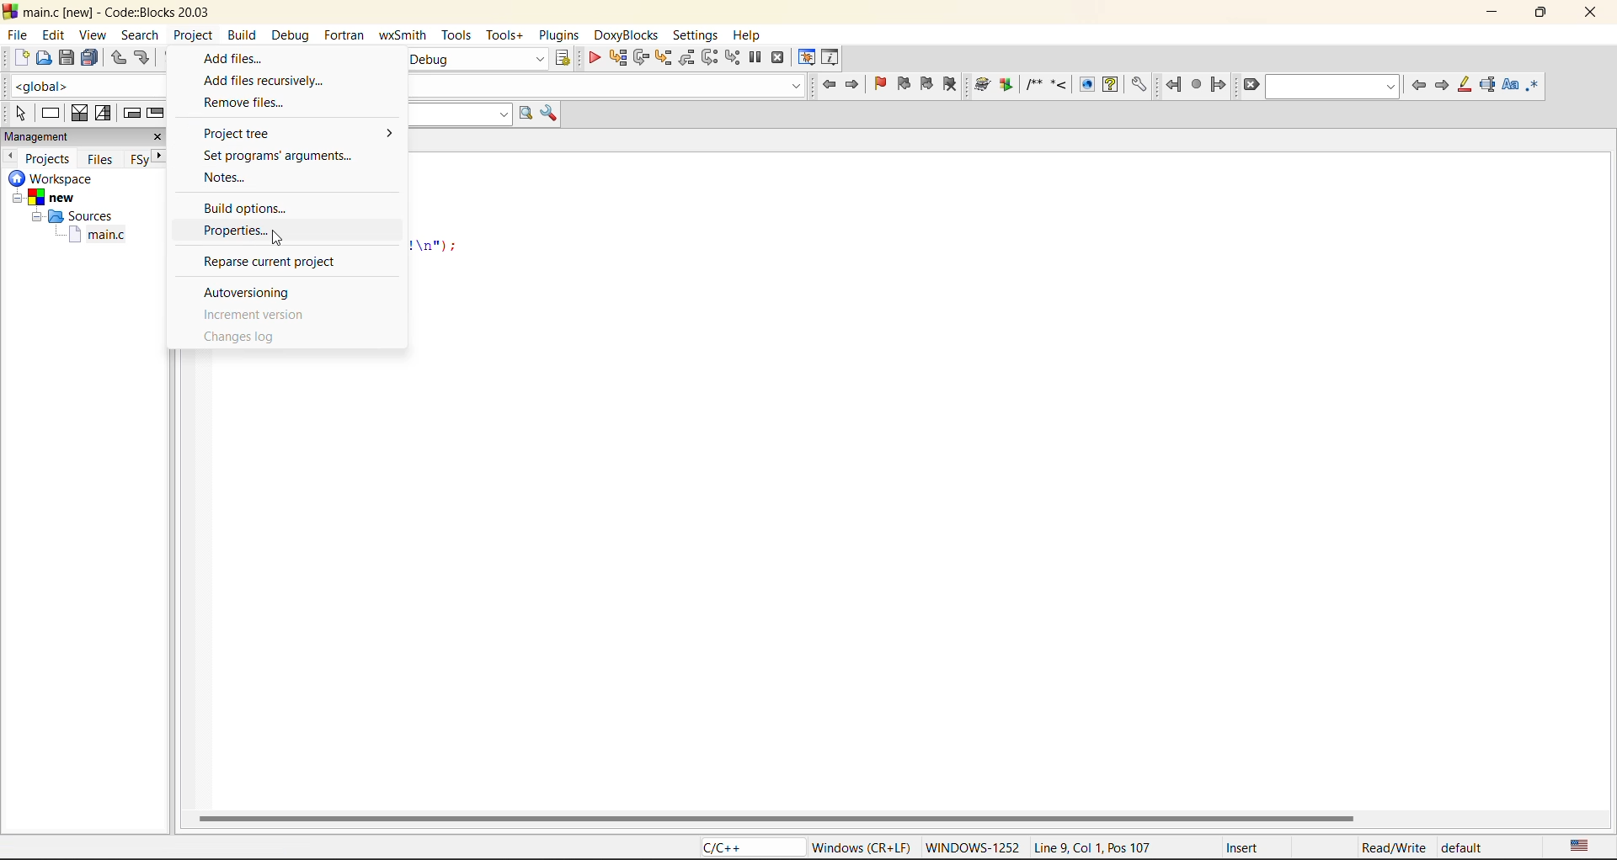 Image resolution: width=1617 pixels, height=860 pixels. What do you see at coordinates (1033, 85) in the screenshot?
I see `Insert a comment block at the current line` at bounding box center [1033, 85].